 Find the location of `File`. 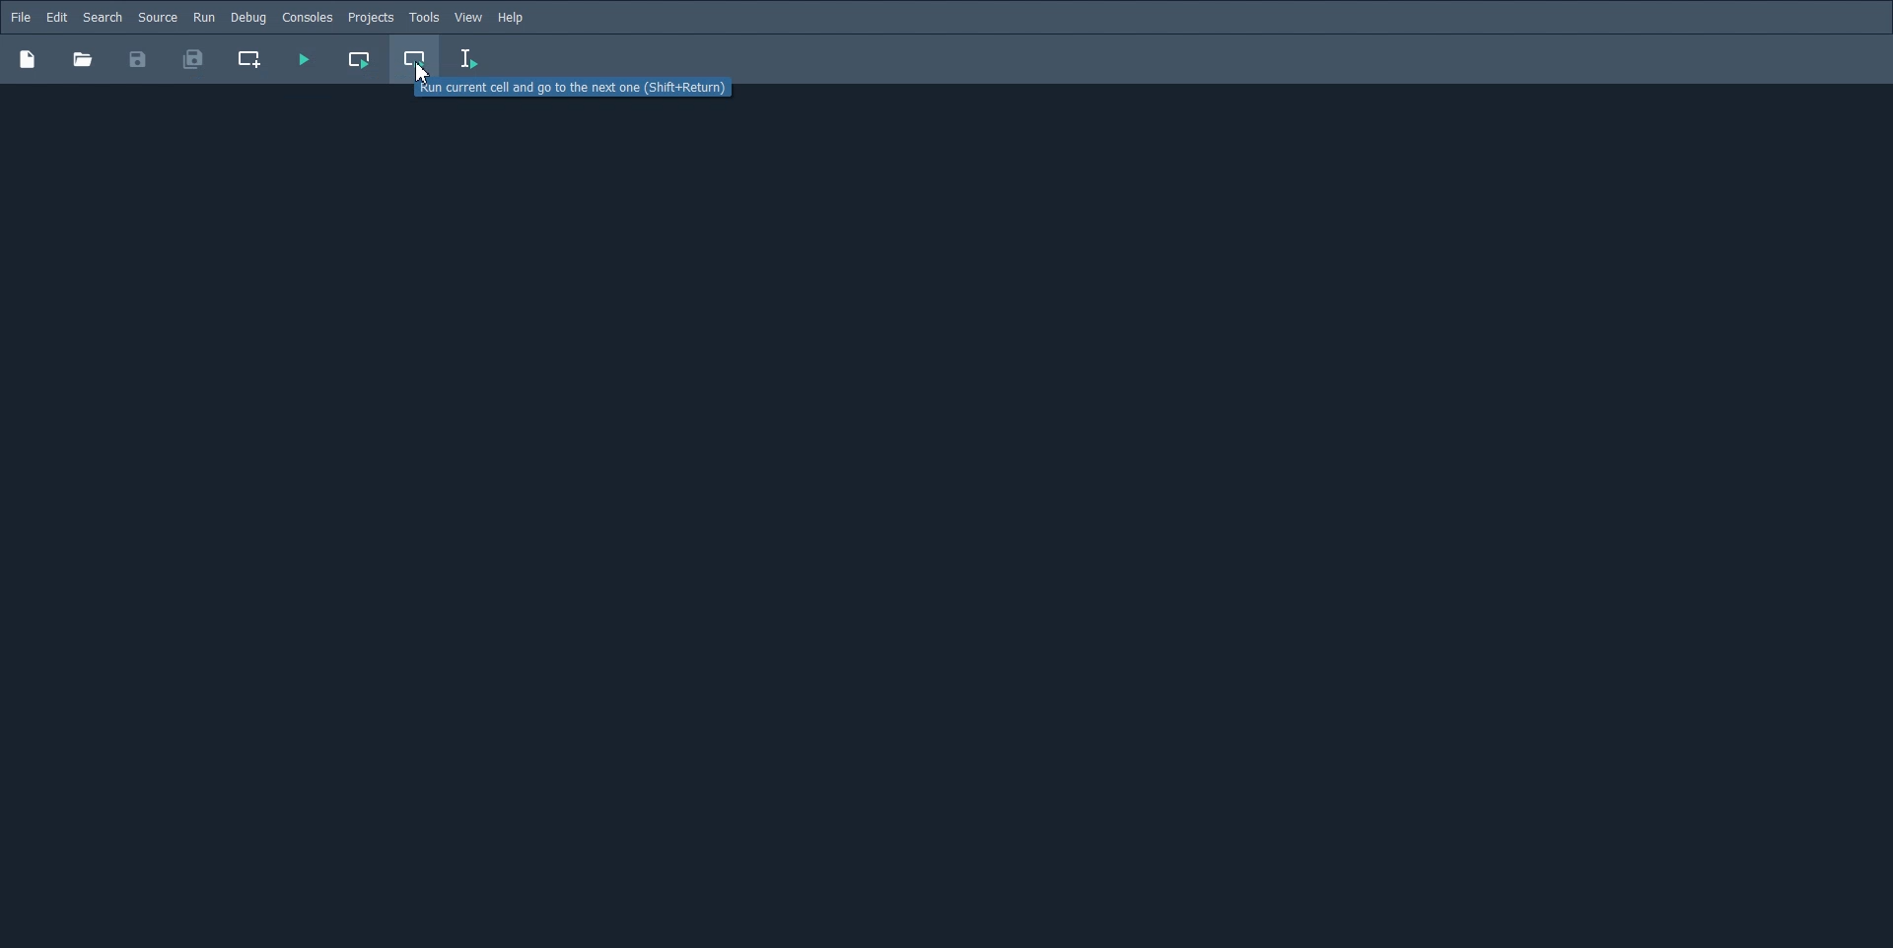

File is located at coordinates (21, 17).